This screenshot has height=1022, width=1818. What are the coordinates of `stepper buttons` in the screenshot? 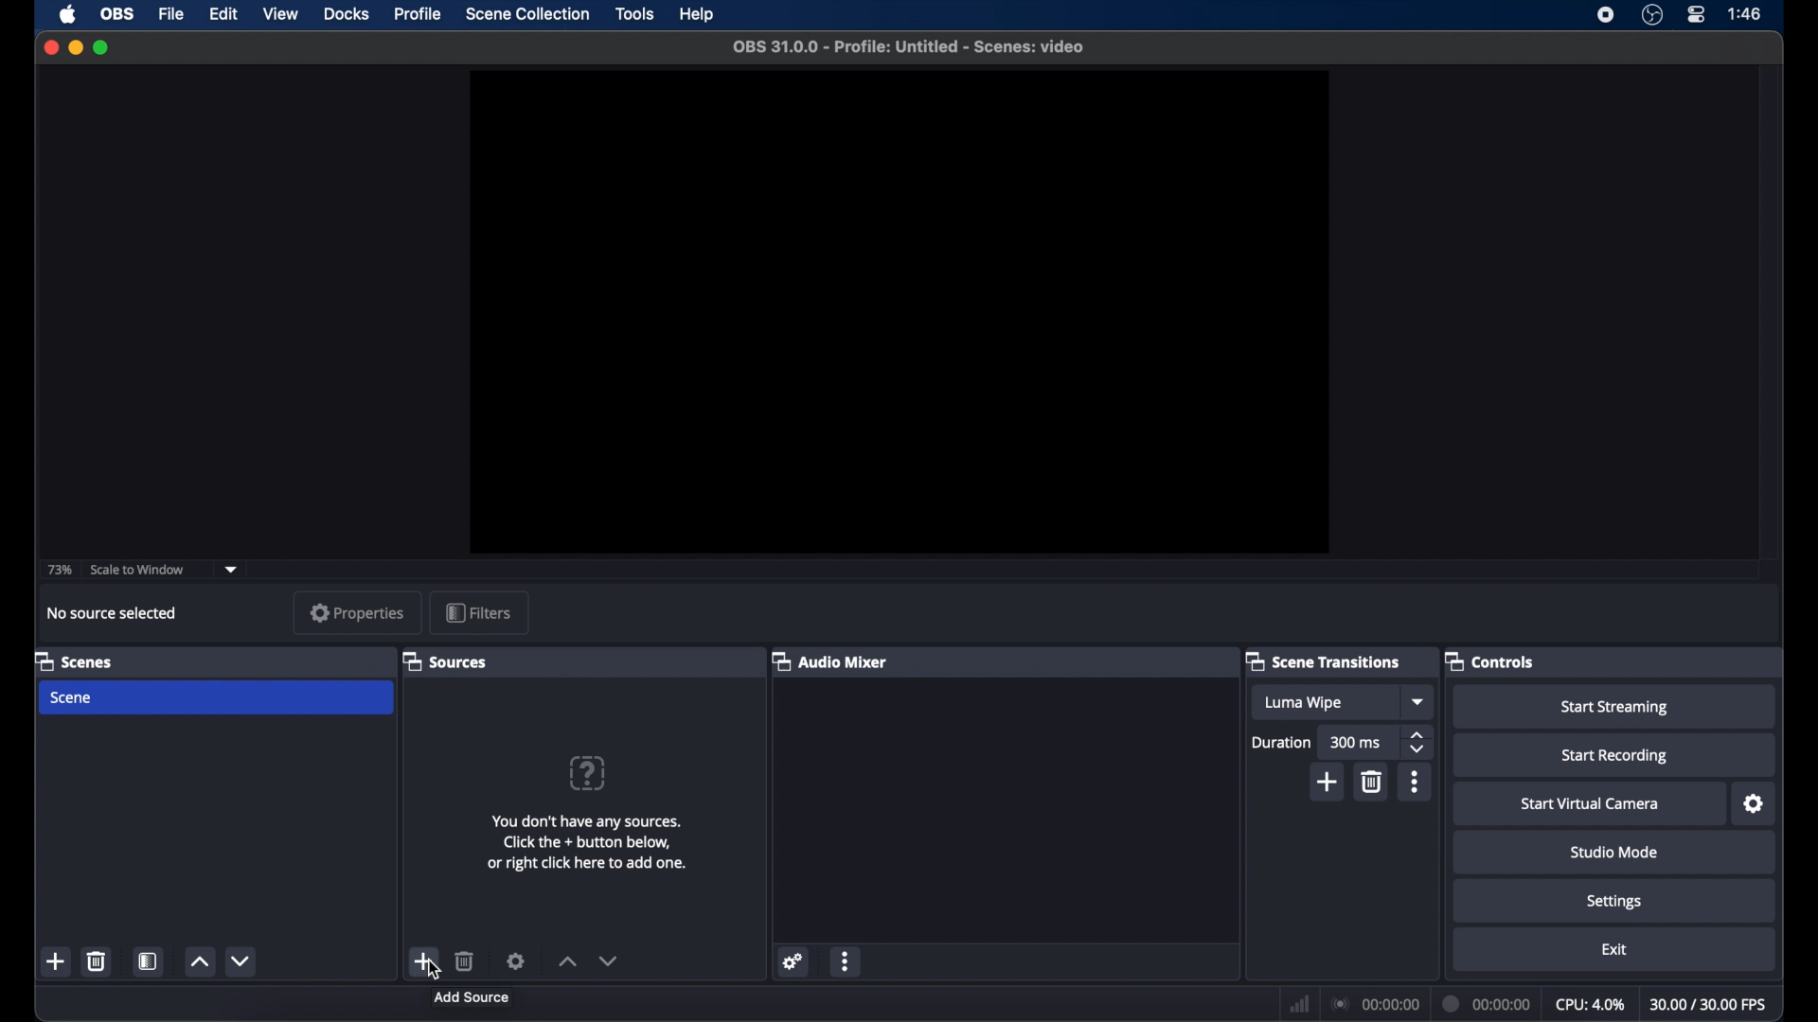 It's located at (1418, 743).